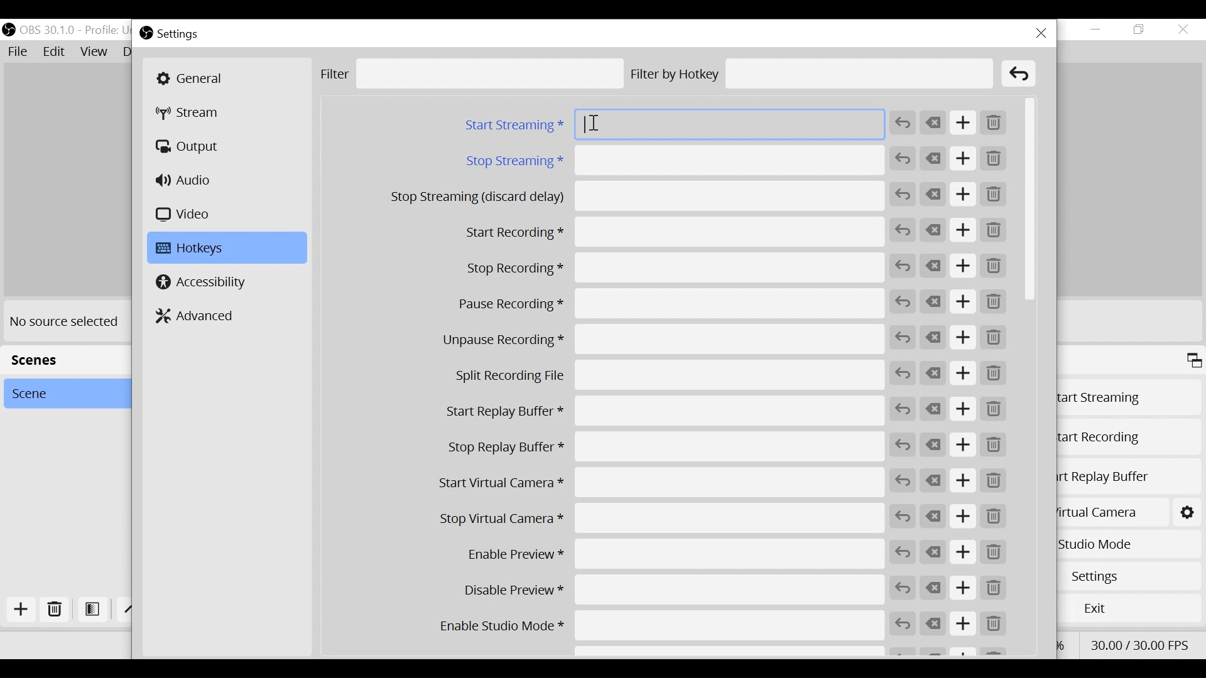 The width and height of the screenshot is (1206, 678). Describe the element at coordinates (964, 303) in the screenshot. I see `Add` at that location.